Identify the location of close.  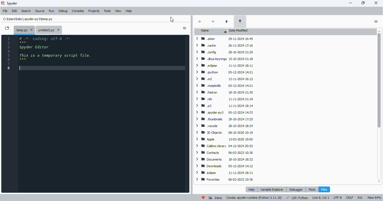
(32, 30).